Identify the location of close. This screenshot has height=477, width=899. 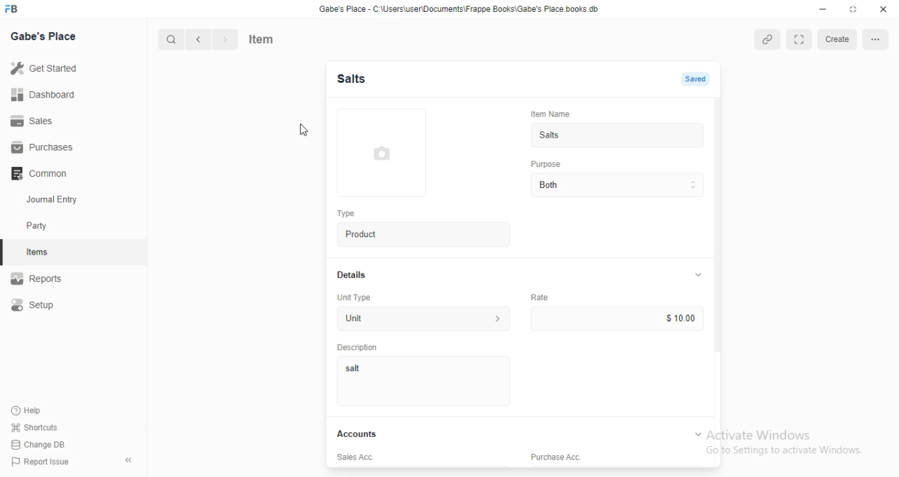
(884, 9).